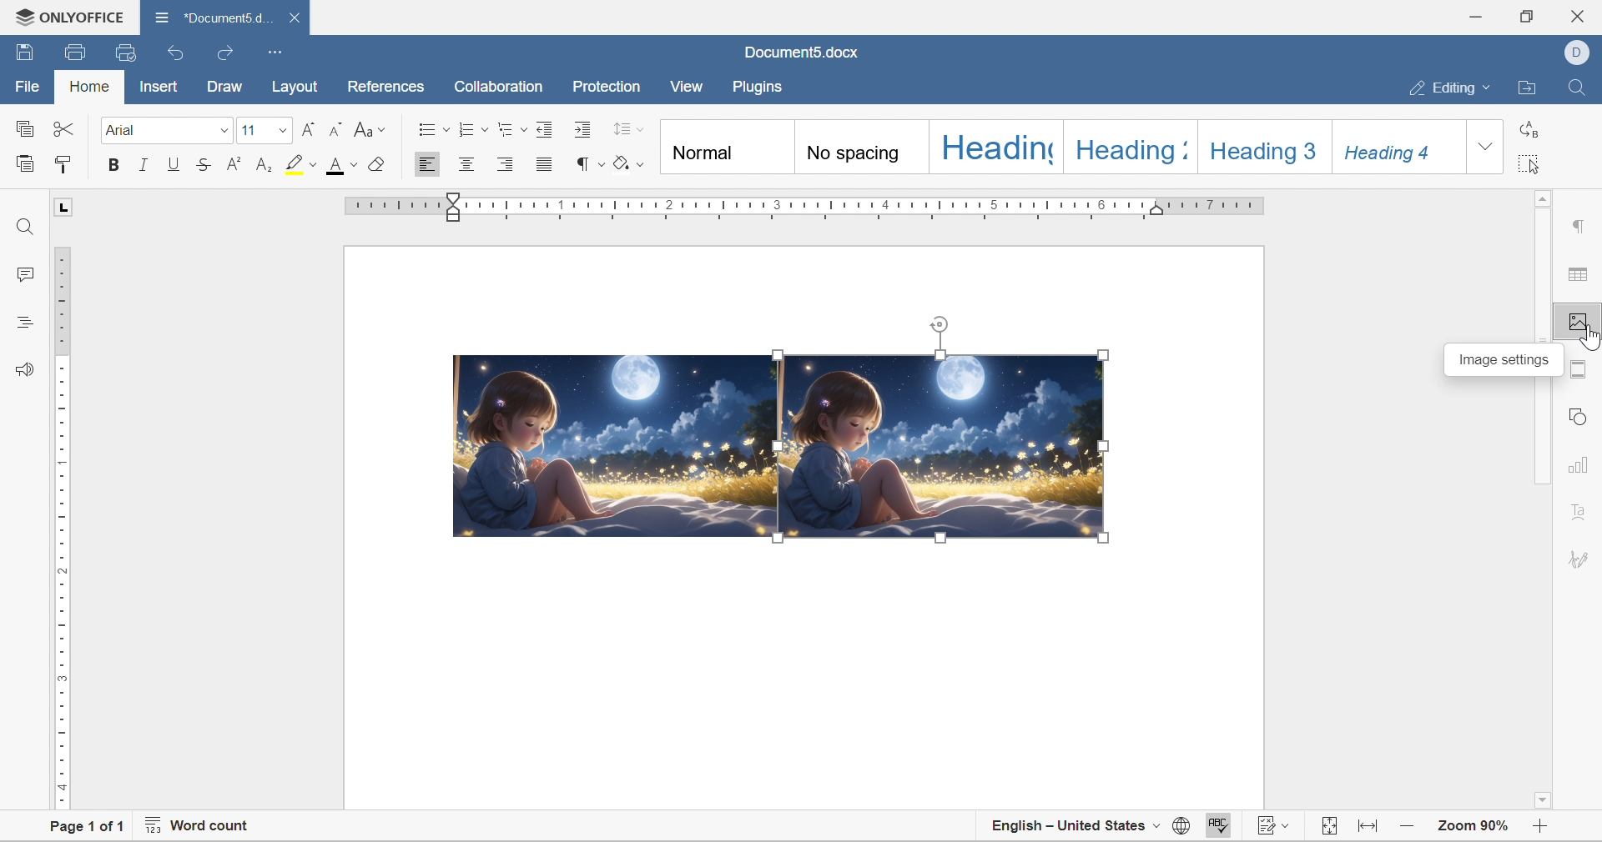  What do you see at coordinates (30, 86) in the screenshot?
I see `file` at bounding box center [30, 86].